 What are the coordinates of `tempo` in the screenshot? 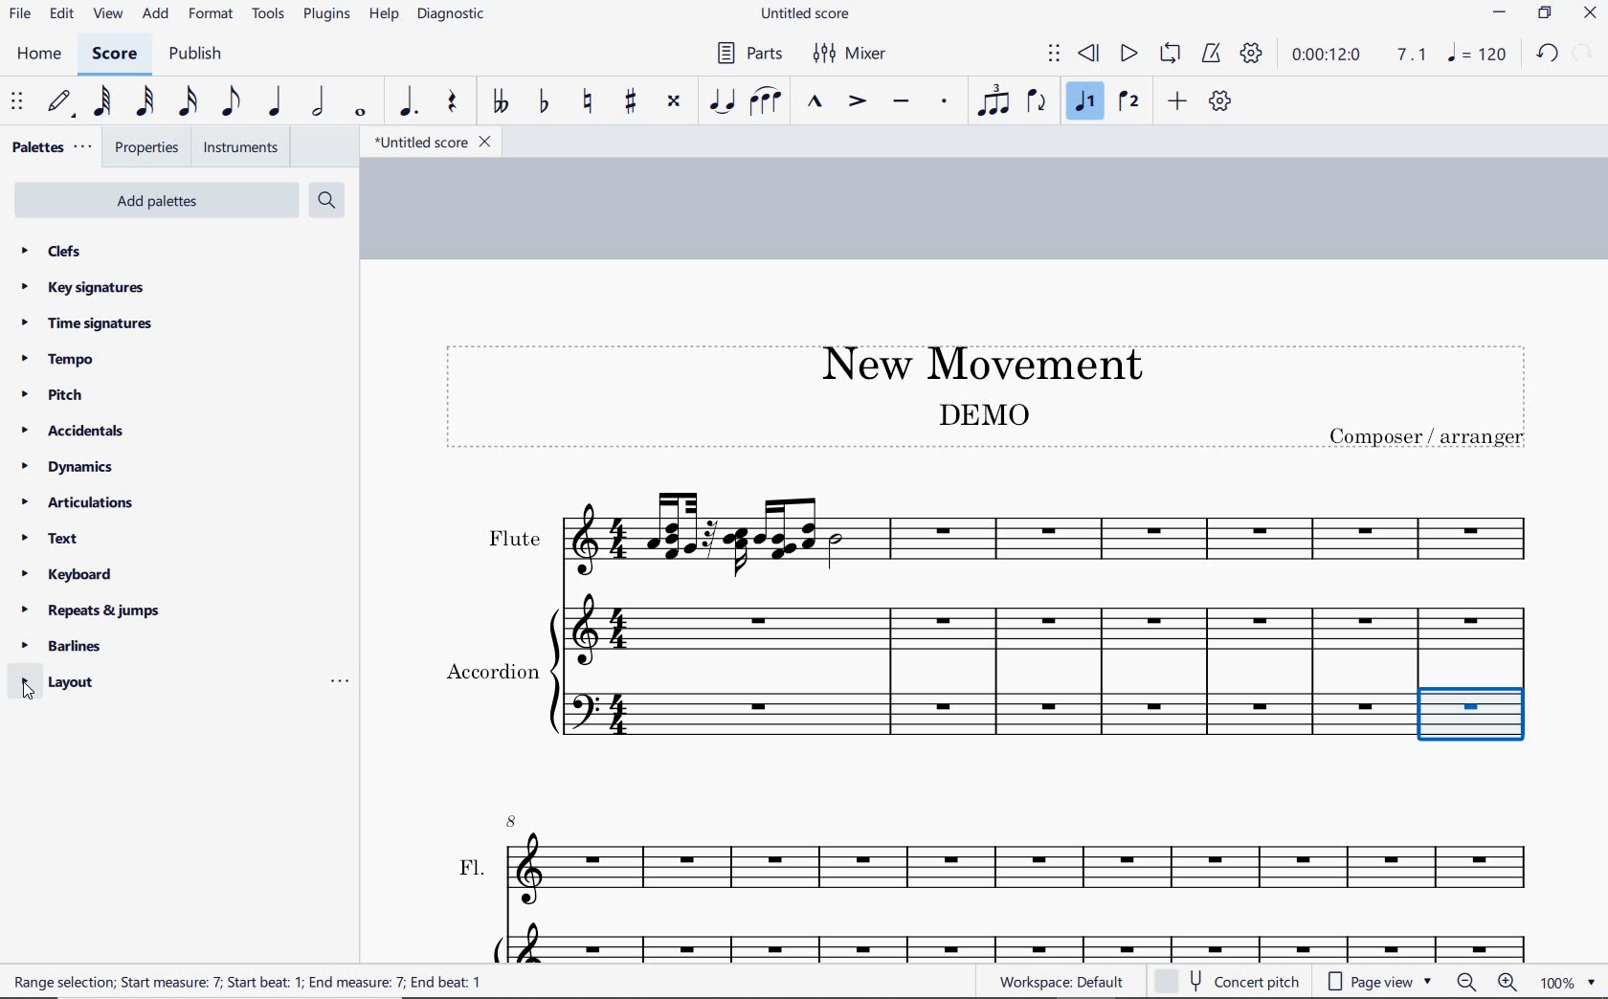 It's located at (63, 358).